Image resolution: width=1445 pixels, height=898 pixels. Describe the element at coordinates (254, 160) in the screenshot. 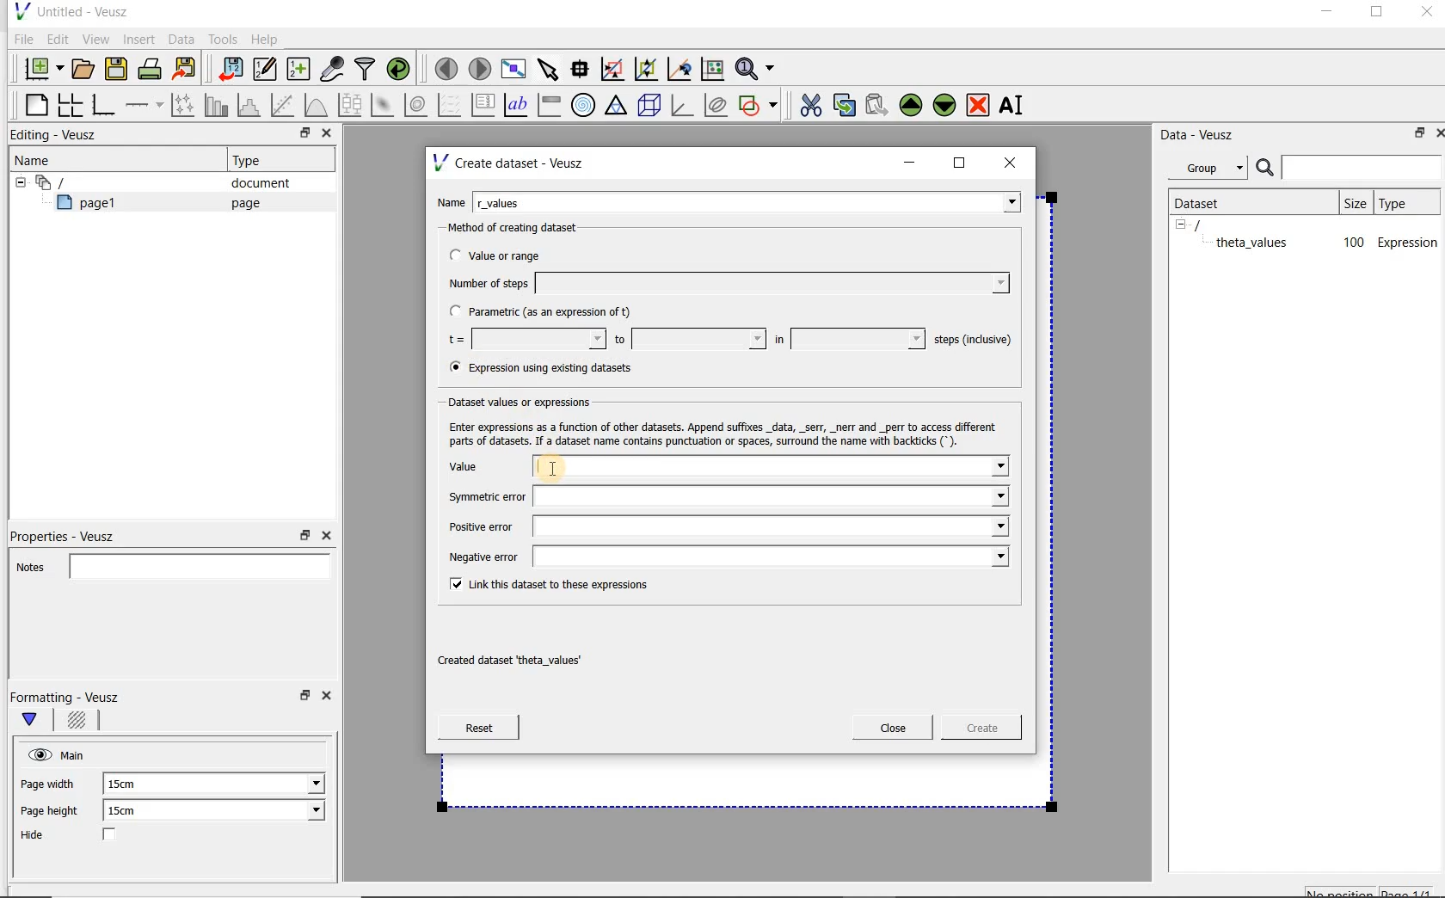

I see `Type` at that location.